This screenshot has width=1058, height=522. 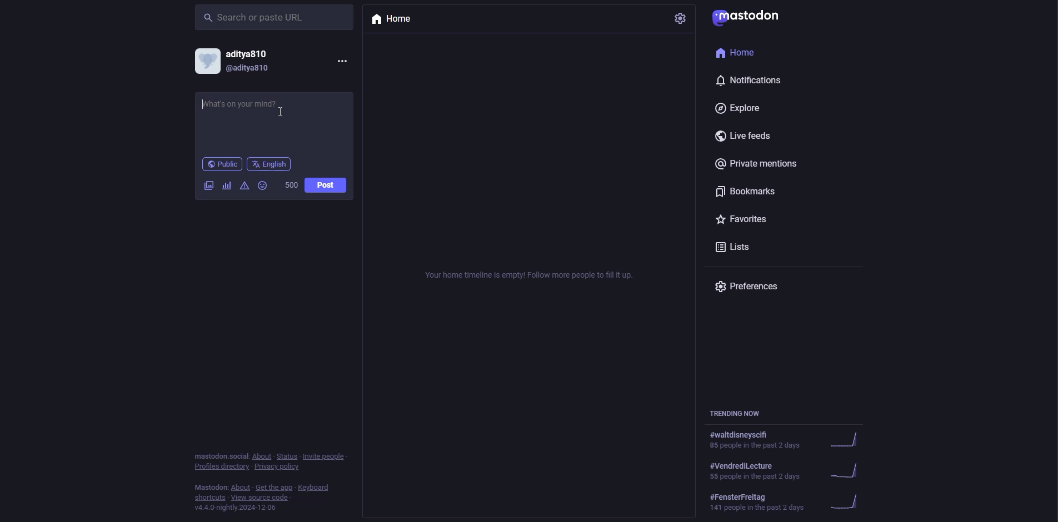 What do you see at coordinates (743, 109) in the screenshot?
I see `explore` at bounding box center [743, 109].